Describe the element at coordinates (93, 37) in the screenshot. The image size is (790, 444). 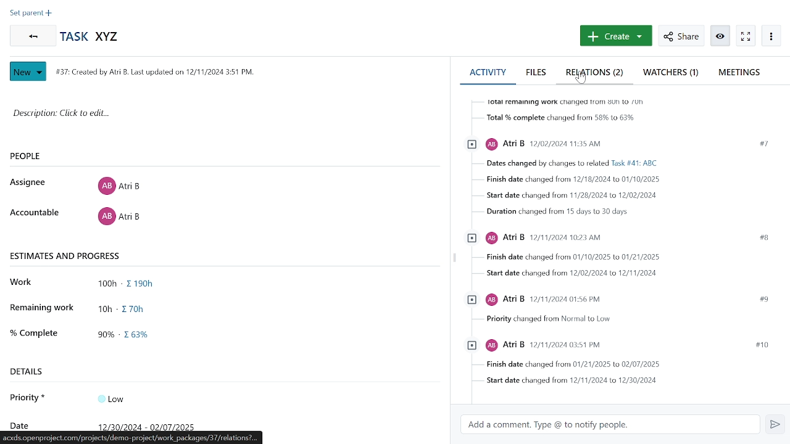
I see `task name` at that location.